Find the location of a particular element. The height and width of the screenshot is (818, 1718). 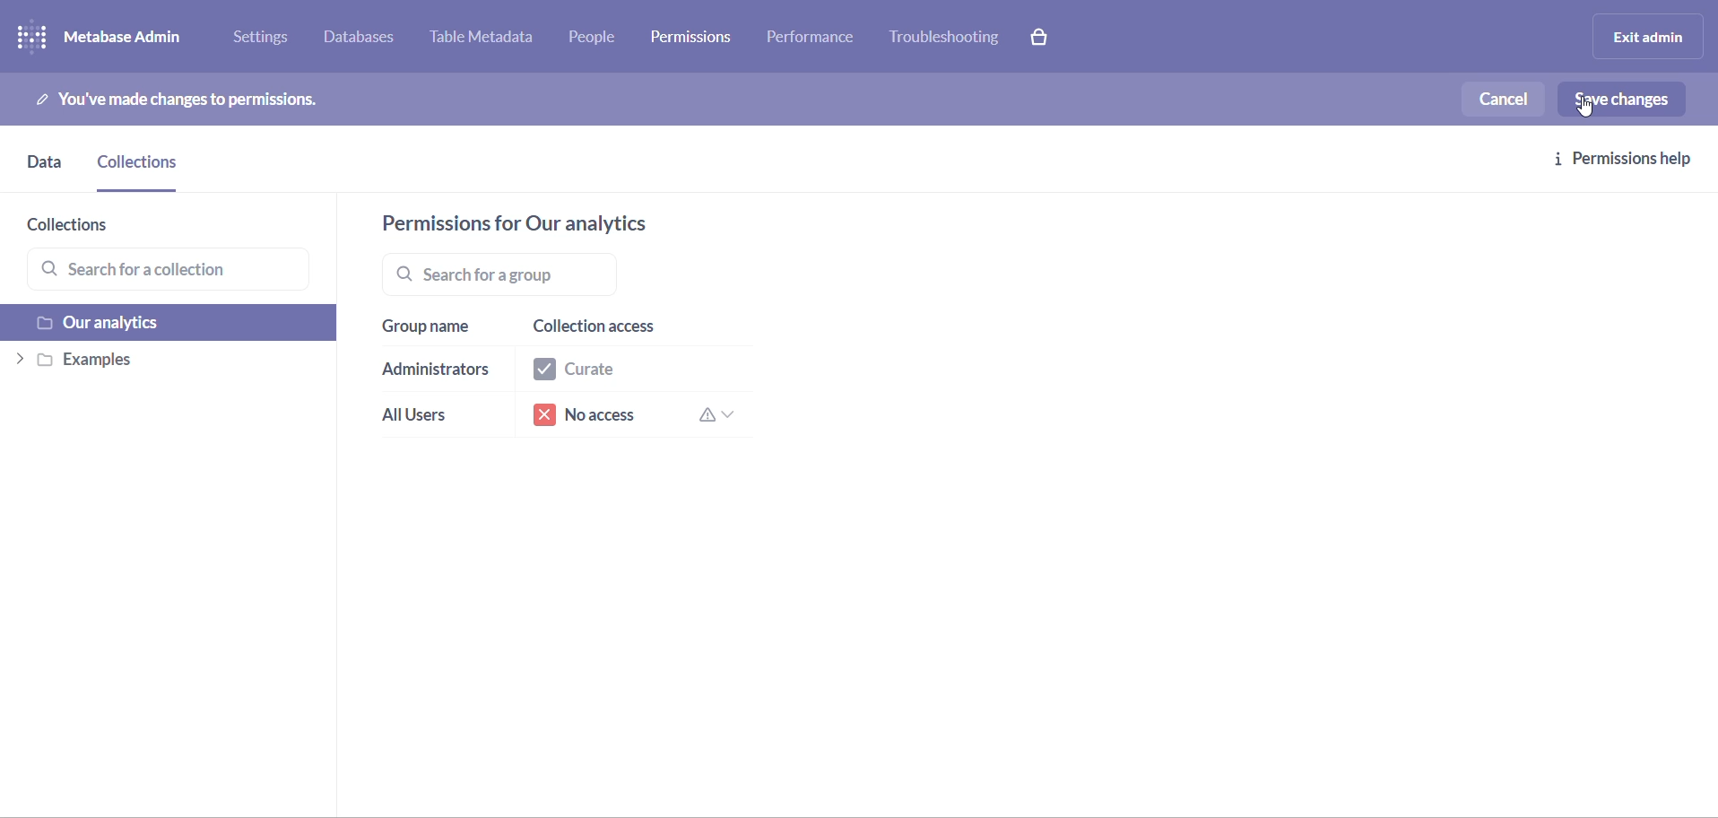

searchbar is located at coordinates (496, 274).